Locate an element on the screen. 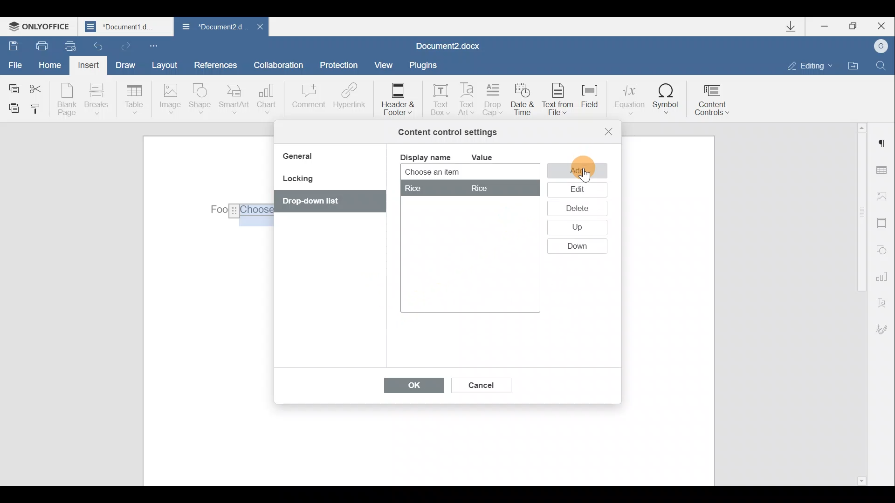 This screenshot has height=503, width=895. Chart is located at coordinates (268, 99).